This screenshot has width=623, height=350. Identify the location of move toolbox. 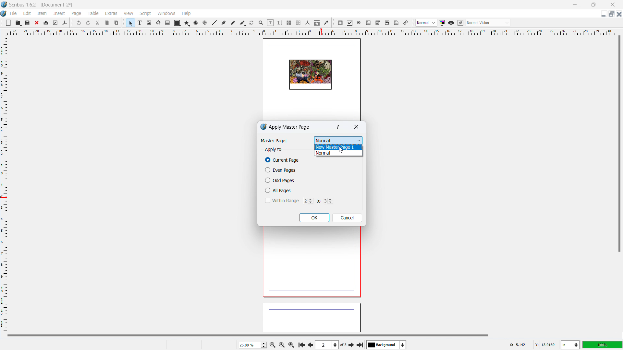
(72, 22).